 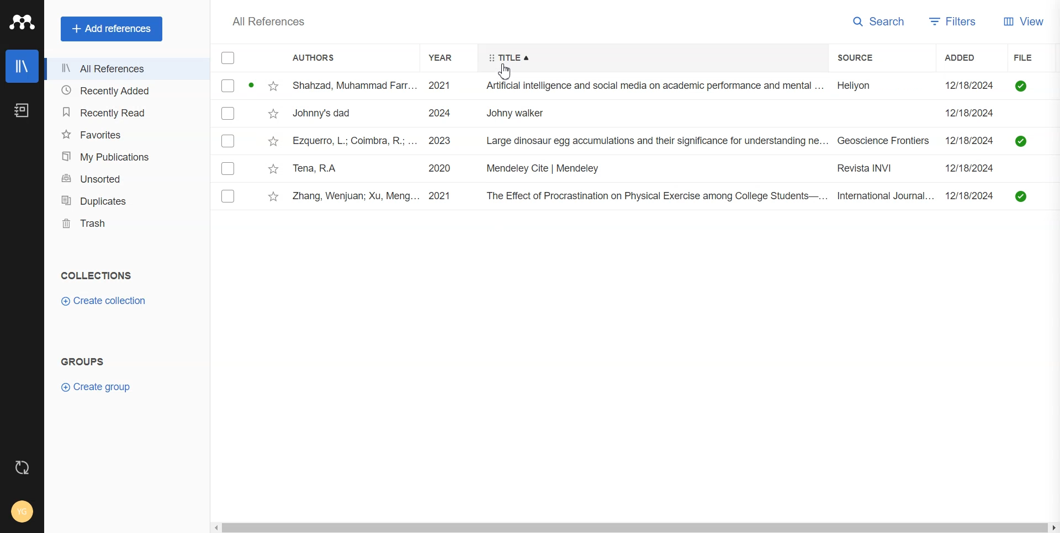 What do you see at coordinates (321, 58) in the screenshot?
I see `Authors` at bounding box center [321, 58].